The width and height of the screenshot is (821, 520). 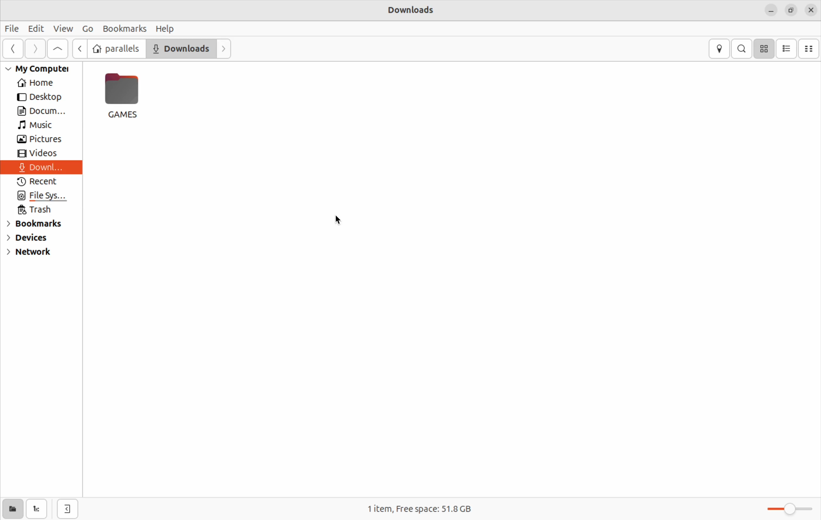 I want to click on Go up, so click(x=58, y=49).